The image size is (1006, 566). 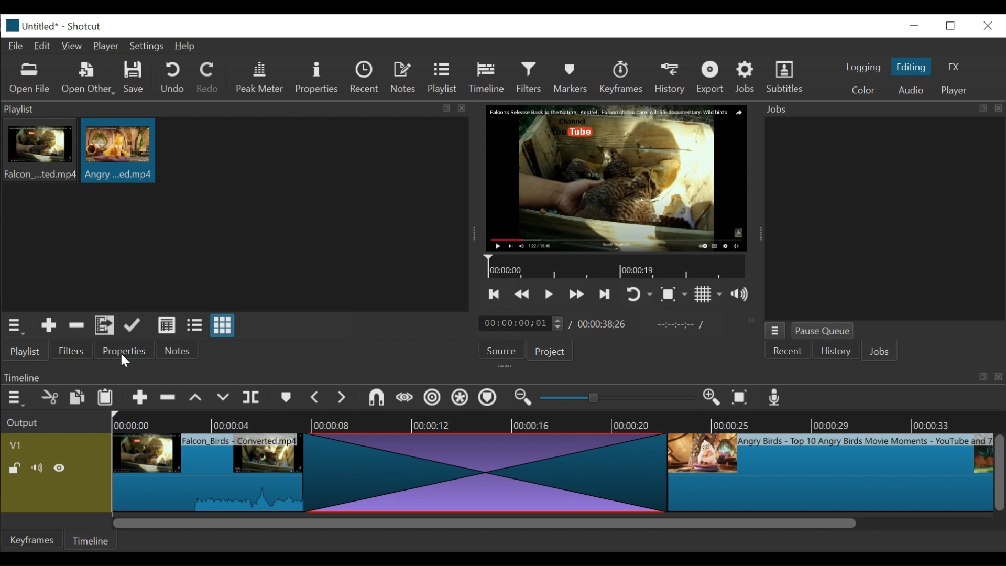 What do you see at coordinates (56, 445) in the screenshot?
I see `Video track` at bounding box center [56, 445].